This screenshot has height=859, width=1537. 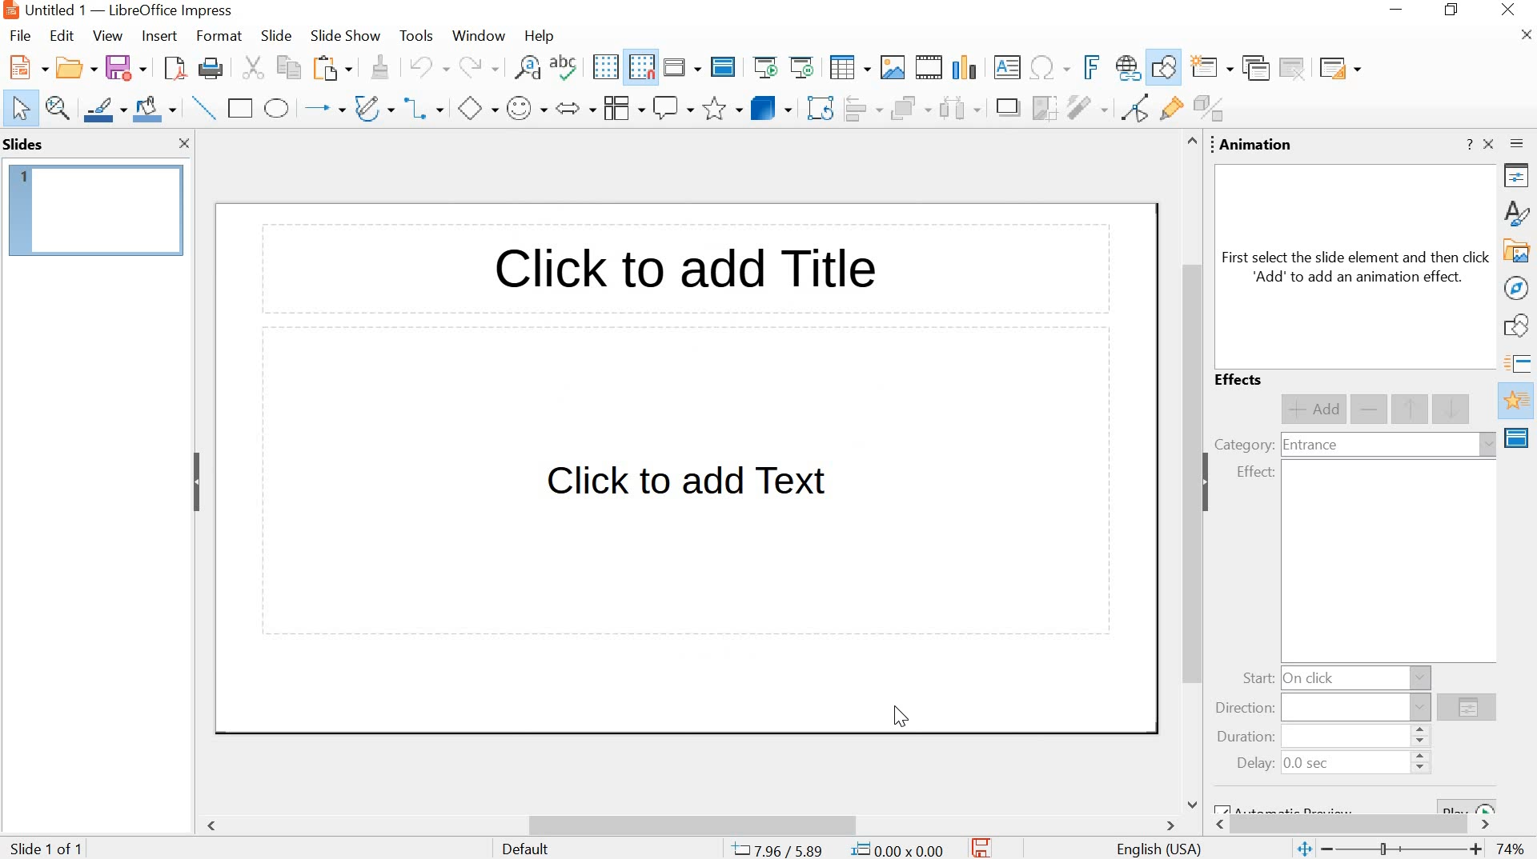 What do you see at coordinates (323, 109) in the screenshot?
I see `lines and arrows` at bounding box center [323, 109].